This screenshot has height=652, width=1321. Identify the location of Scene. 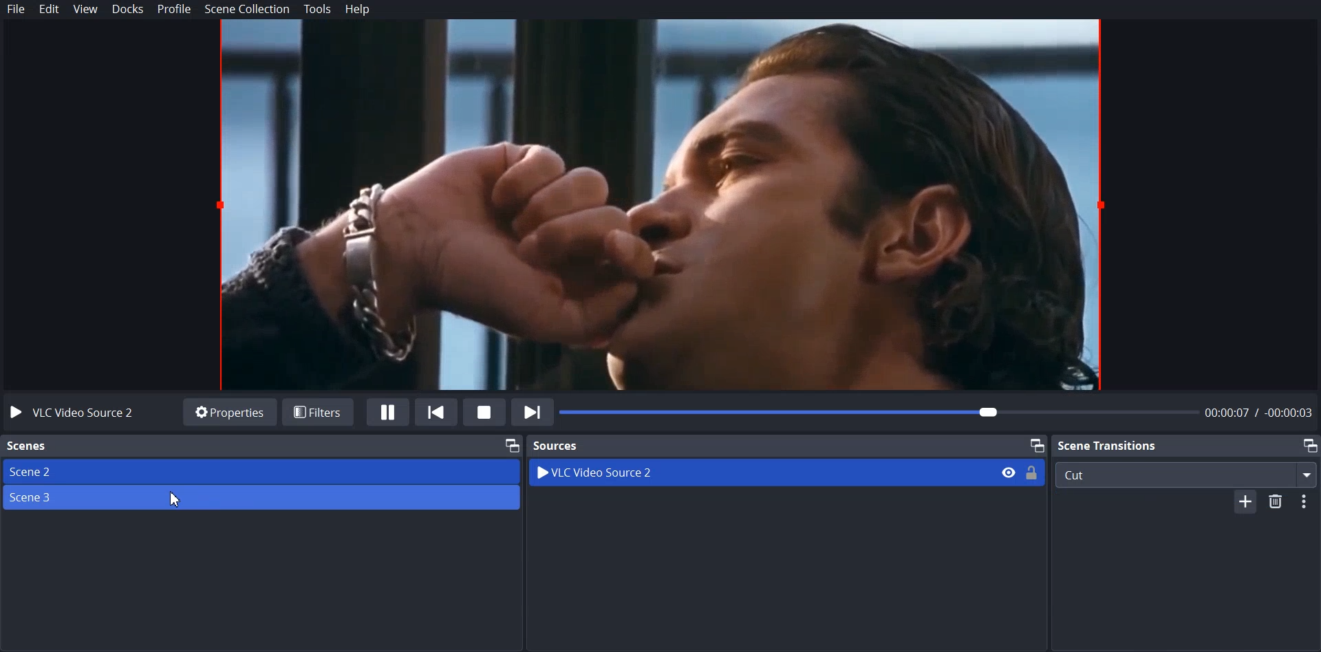
(28, 446).